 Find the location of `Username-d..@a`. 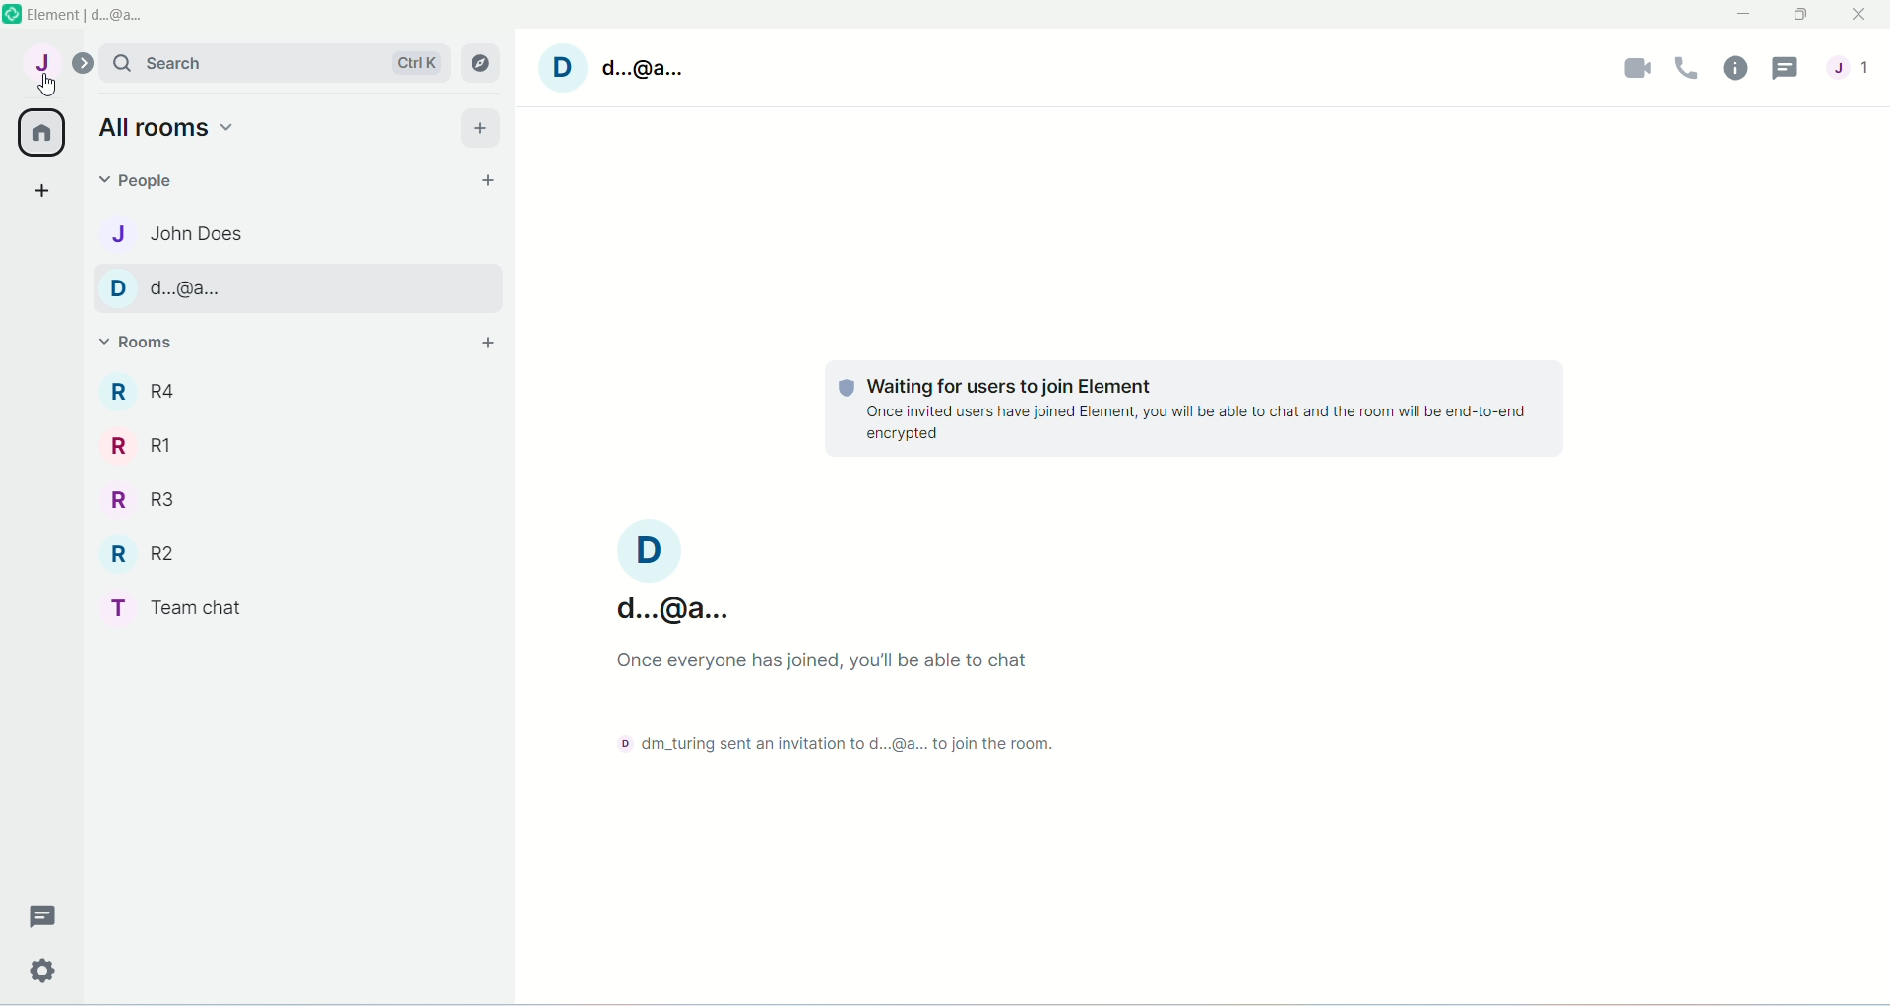

Username-d..@a is located at coordinates (674, 571).